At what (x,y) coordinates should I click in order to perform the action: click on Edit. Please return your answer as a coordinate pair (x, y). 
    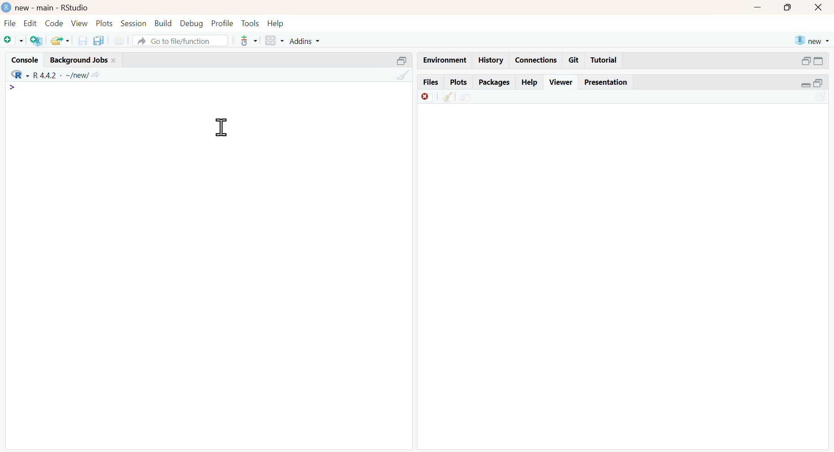
    Looking at the image, I should click on (29, 22).